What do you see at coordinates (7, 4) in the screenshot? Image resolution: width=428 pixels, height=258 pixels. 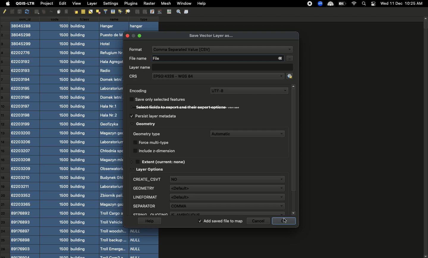 I see `Apple` at bounding box center [7, 4].